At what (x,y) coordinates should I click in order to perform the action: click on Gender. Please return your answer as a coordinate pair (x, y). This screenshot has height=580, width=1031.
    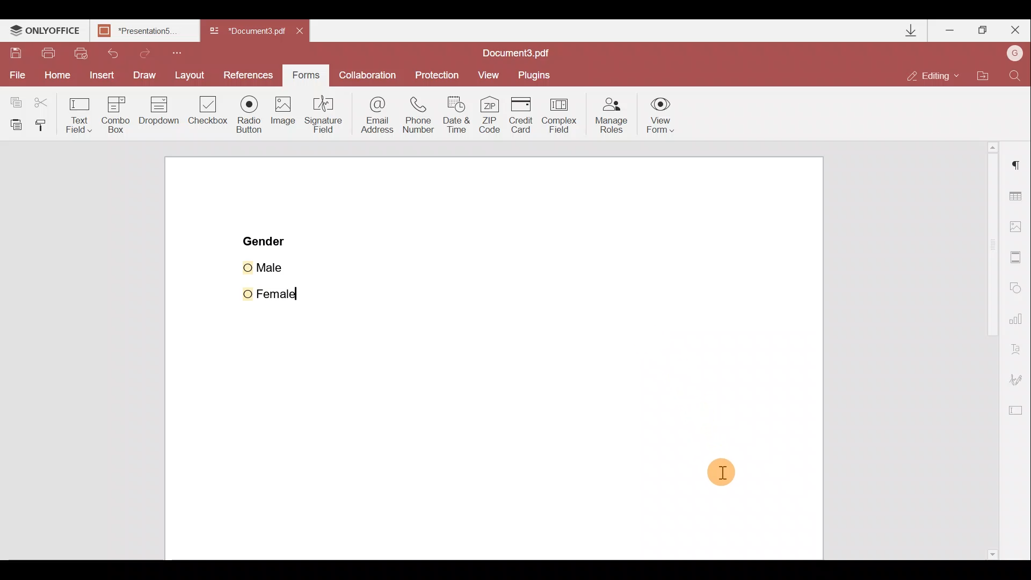
    Looking at the image, I should click on (265, 240).